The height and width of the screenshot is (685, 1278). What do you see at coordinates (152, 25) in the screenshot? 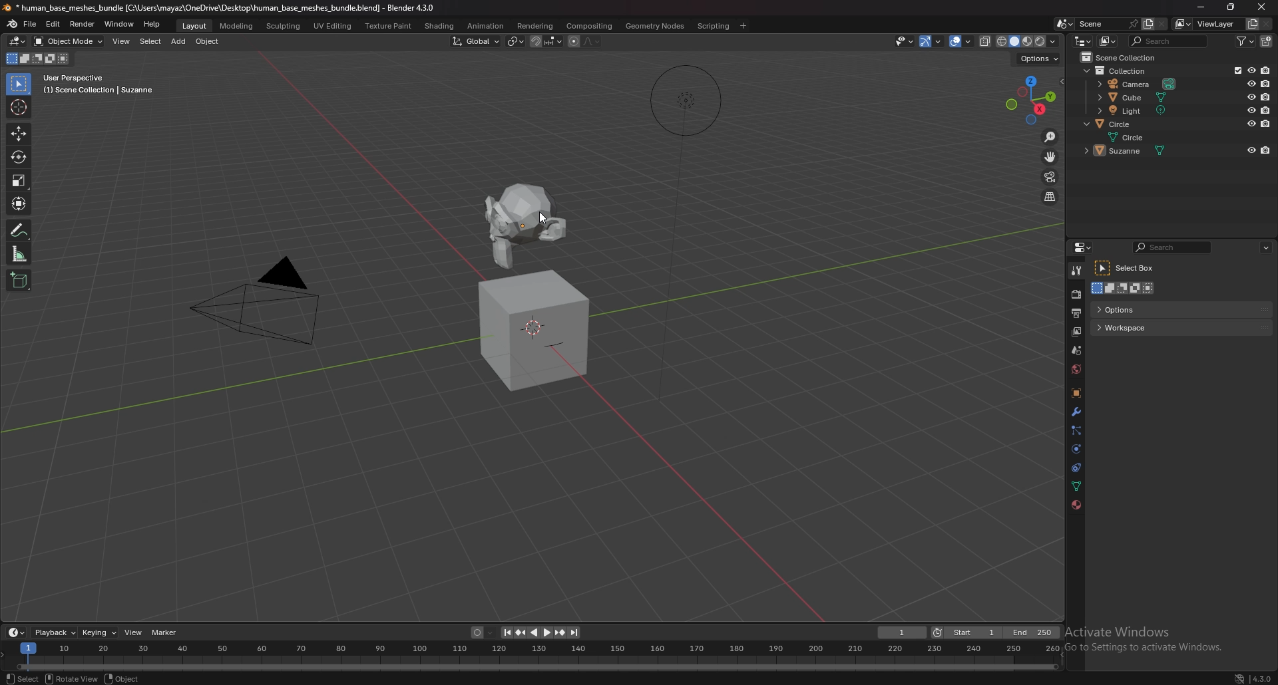
I see `help` at bounding box center [152, 25].